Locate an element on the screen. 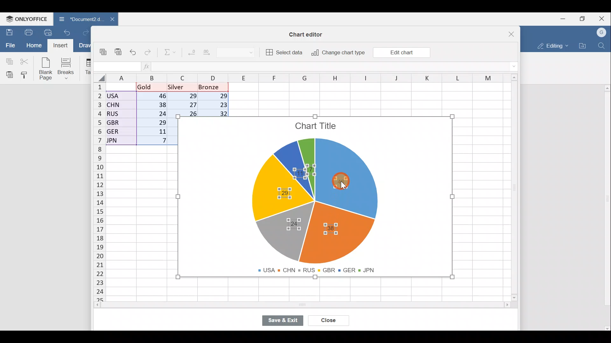 The width and height of the screenshot is (611, 343). Document name is located at coordinates (79, 20).